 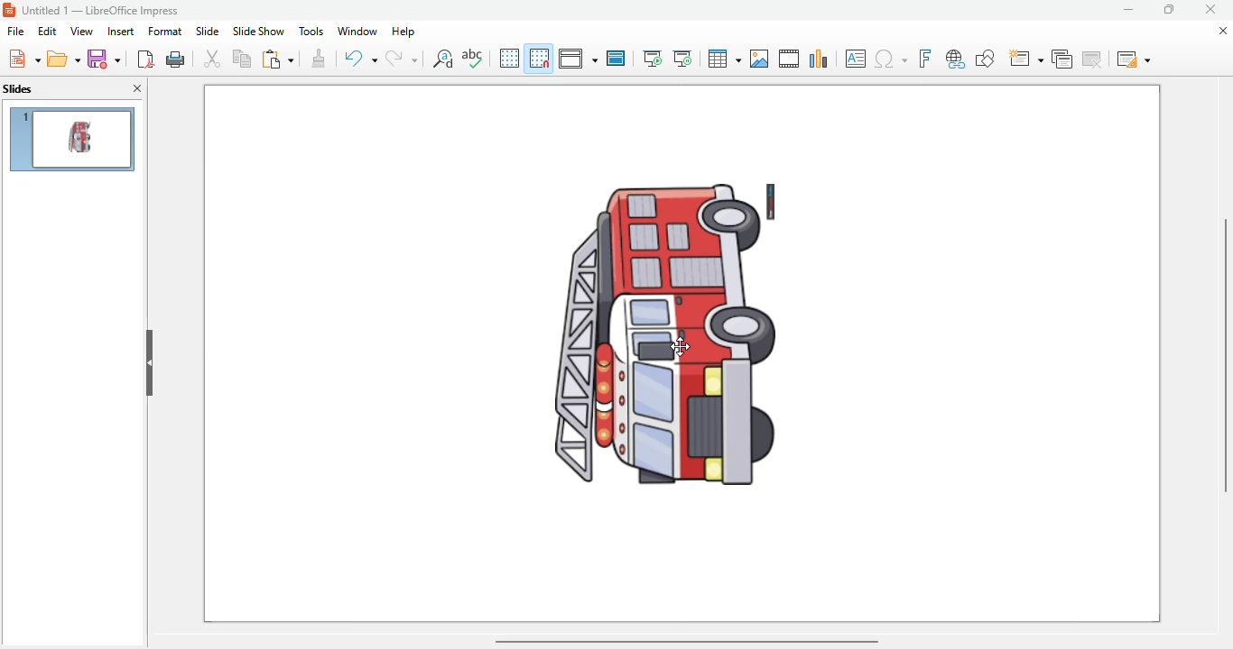 I want to click on title, so click(x=100, y=11).